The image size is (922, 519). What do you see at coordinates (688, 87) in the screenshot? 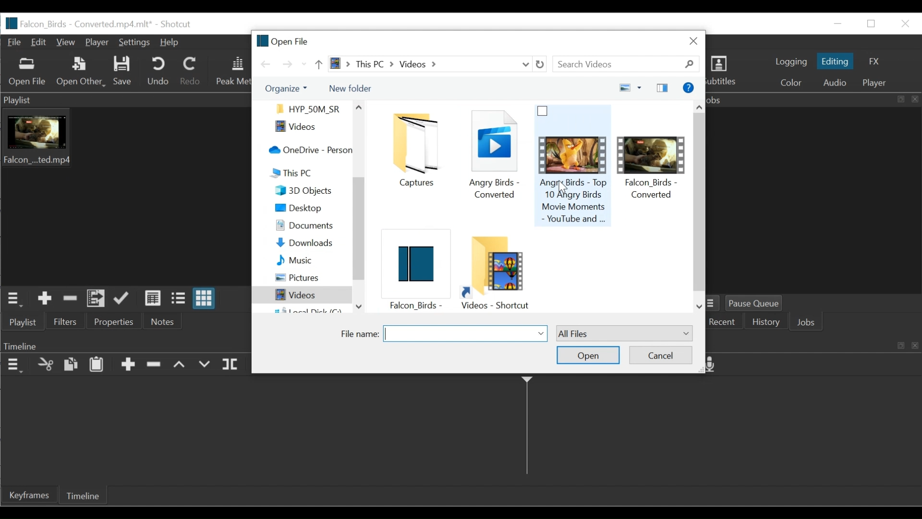
I see `Get help` at bounding box center [688, 87].